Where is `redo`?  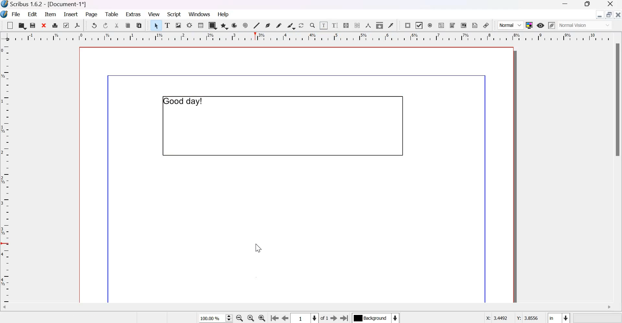 redo is located at coordinates (106, 26).